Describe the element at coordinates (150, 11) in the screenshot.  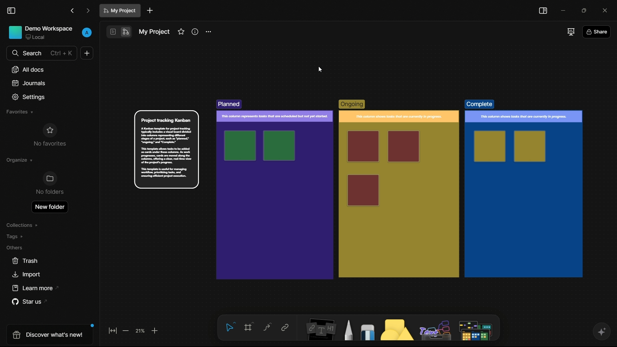
I see `new document` at that location.